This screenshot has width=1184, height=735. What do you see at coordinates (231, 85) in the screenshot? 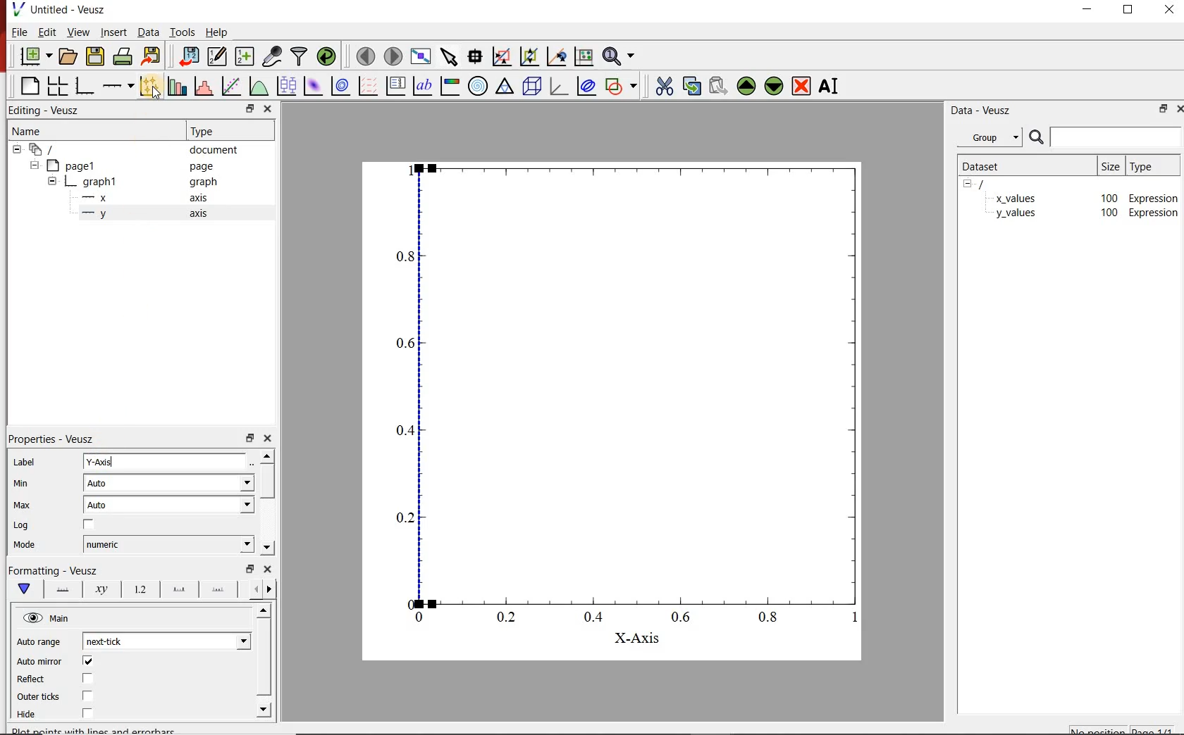
I see `fit a function to a data` at bounding box center [231, 85].